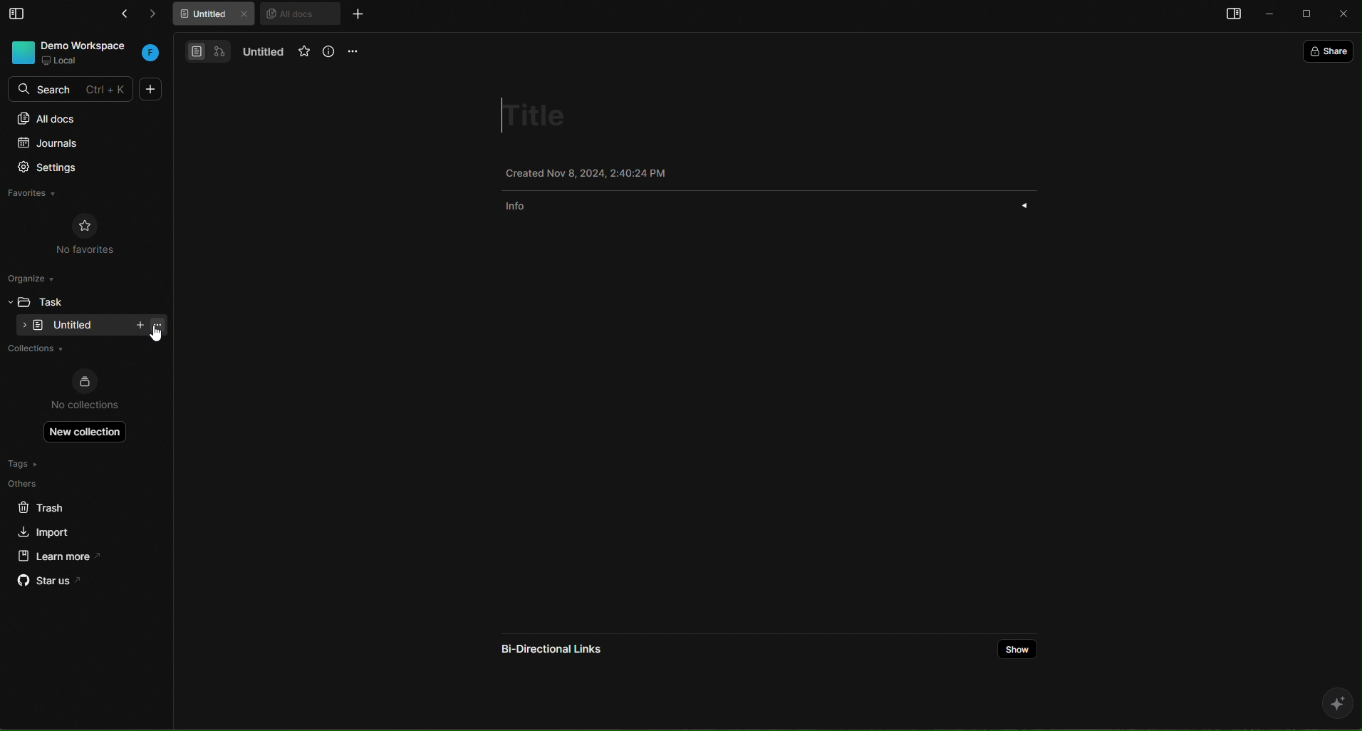 This screenshot has height=731, width=1362. Describe the element at coordinates (85, 431) in the screenshot. I see `new collection` at that location.